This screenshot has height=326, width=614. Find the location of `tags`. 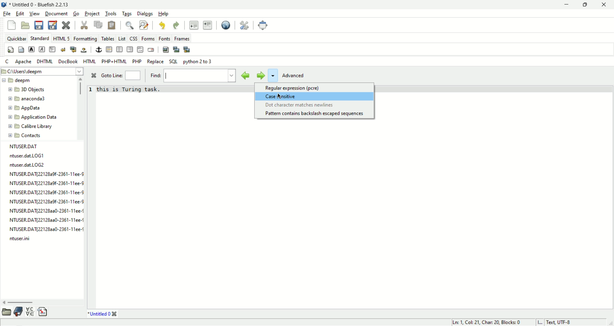

tags is located at coordinates (127, 14).